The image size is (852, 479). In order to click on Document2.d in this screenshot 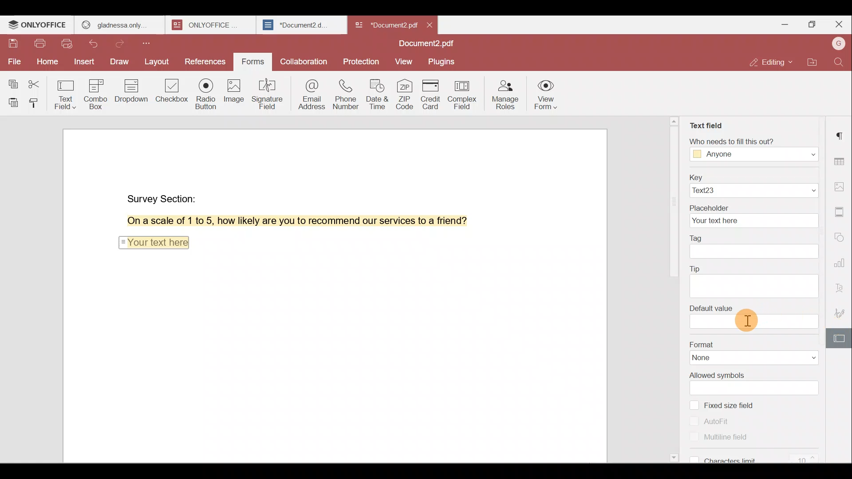, I will do `click(301, 25)`.